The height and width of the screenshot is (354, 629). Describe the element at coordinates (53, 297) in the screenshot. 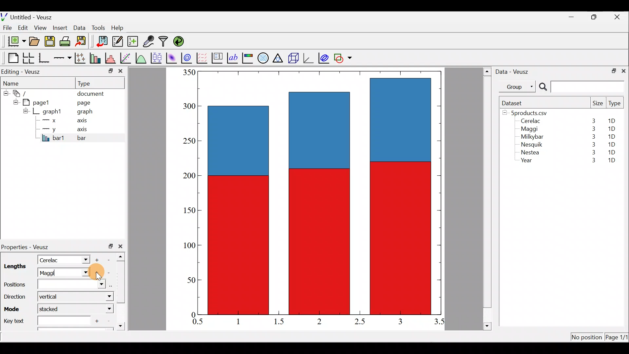

I see `Vertical` at that location.